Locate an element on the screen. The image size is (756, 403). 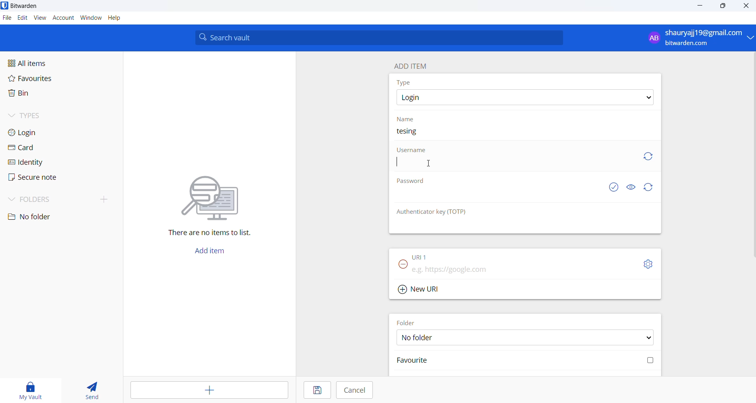
search bar is located at coordinates (382, 38).